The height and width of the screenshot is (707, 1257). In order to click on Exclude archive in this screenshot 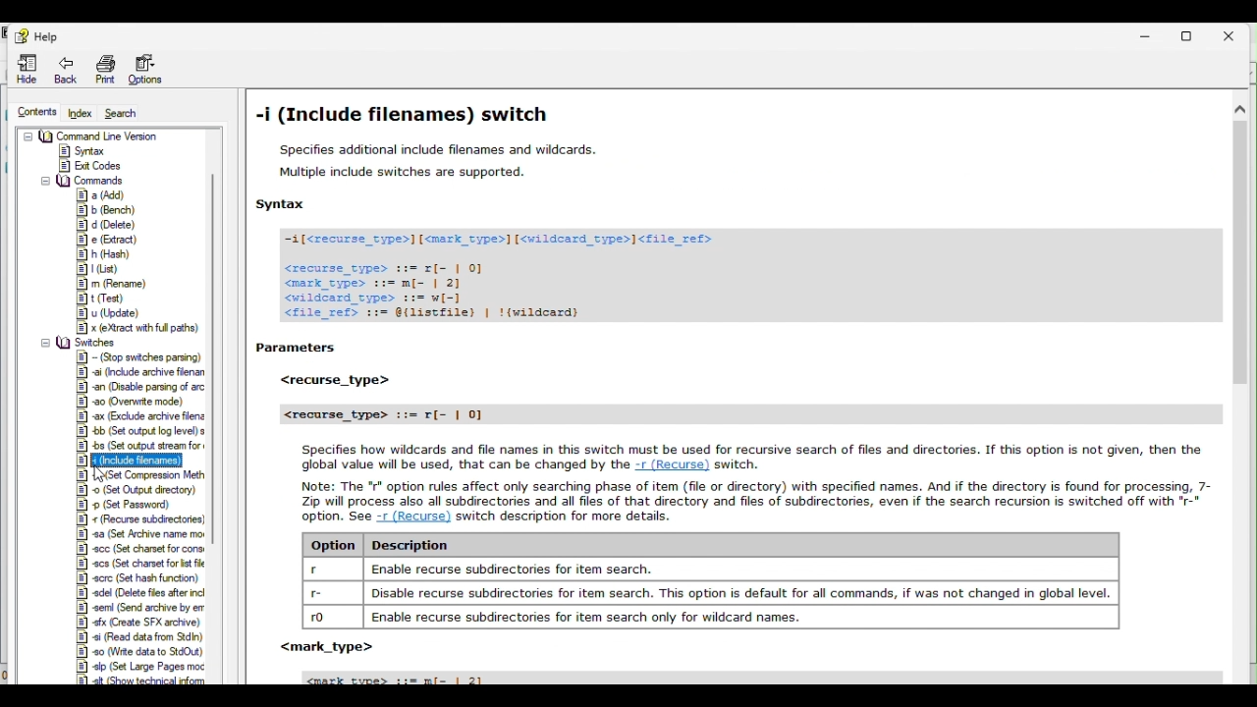, I will do `click(139, 417)`.